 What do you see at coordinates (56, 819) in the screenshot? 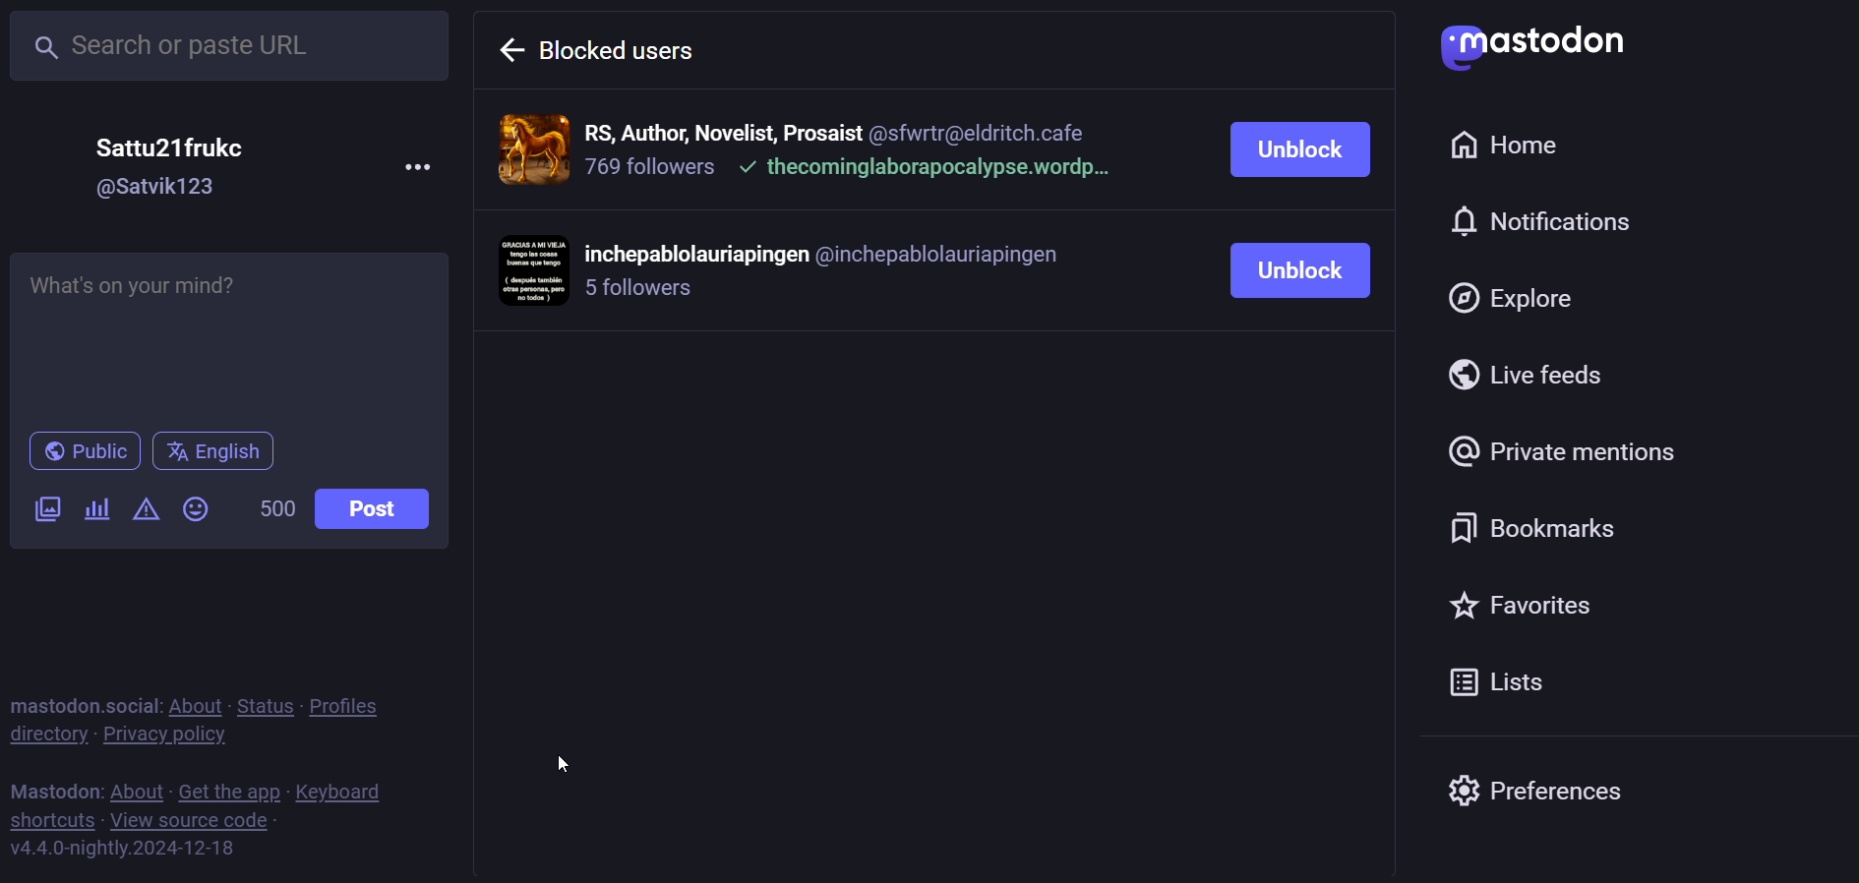
I see `shorcuts` at bounding box center [56, 819].